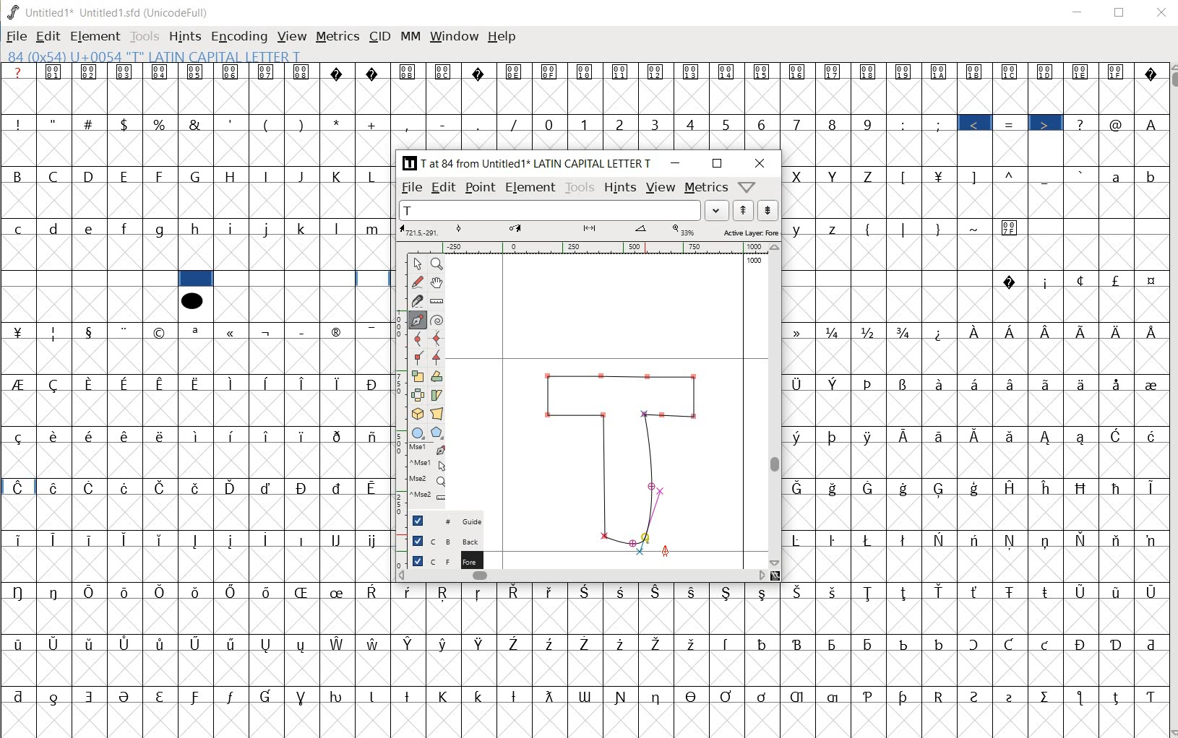 Image resolution: width=1178 pixels, height=738 pixels. I want to click on Symbol, so click(728, 591).